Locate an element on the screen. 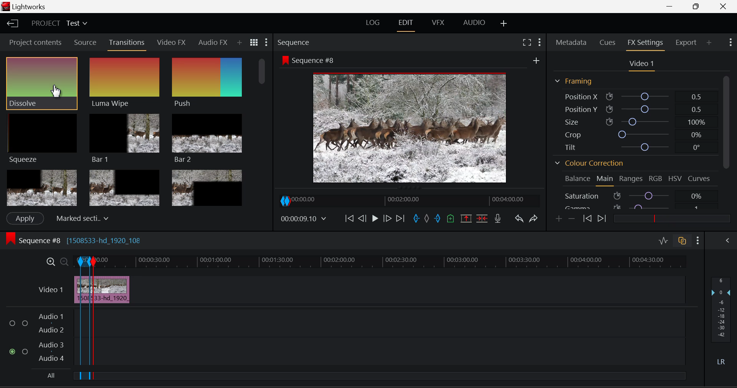 The width and height of the screenshot is (737, 388). Audio 4 is located at coordinates (51, 358).